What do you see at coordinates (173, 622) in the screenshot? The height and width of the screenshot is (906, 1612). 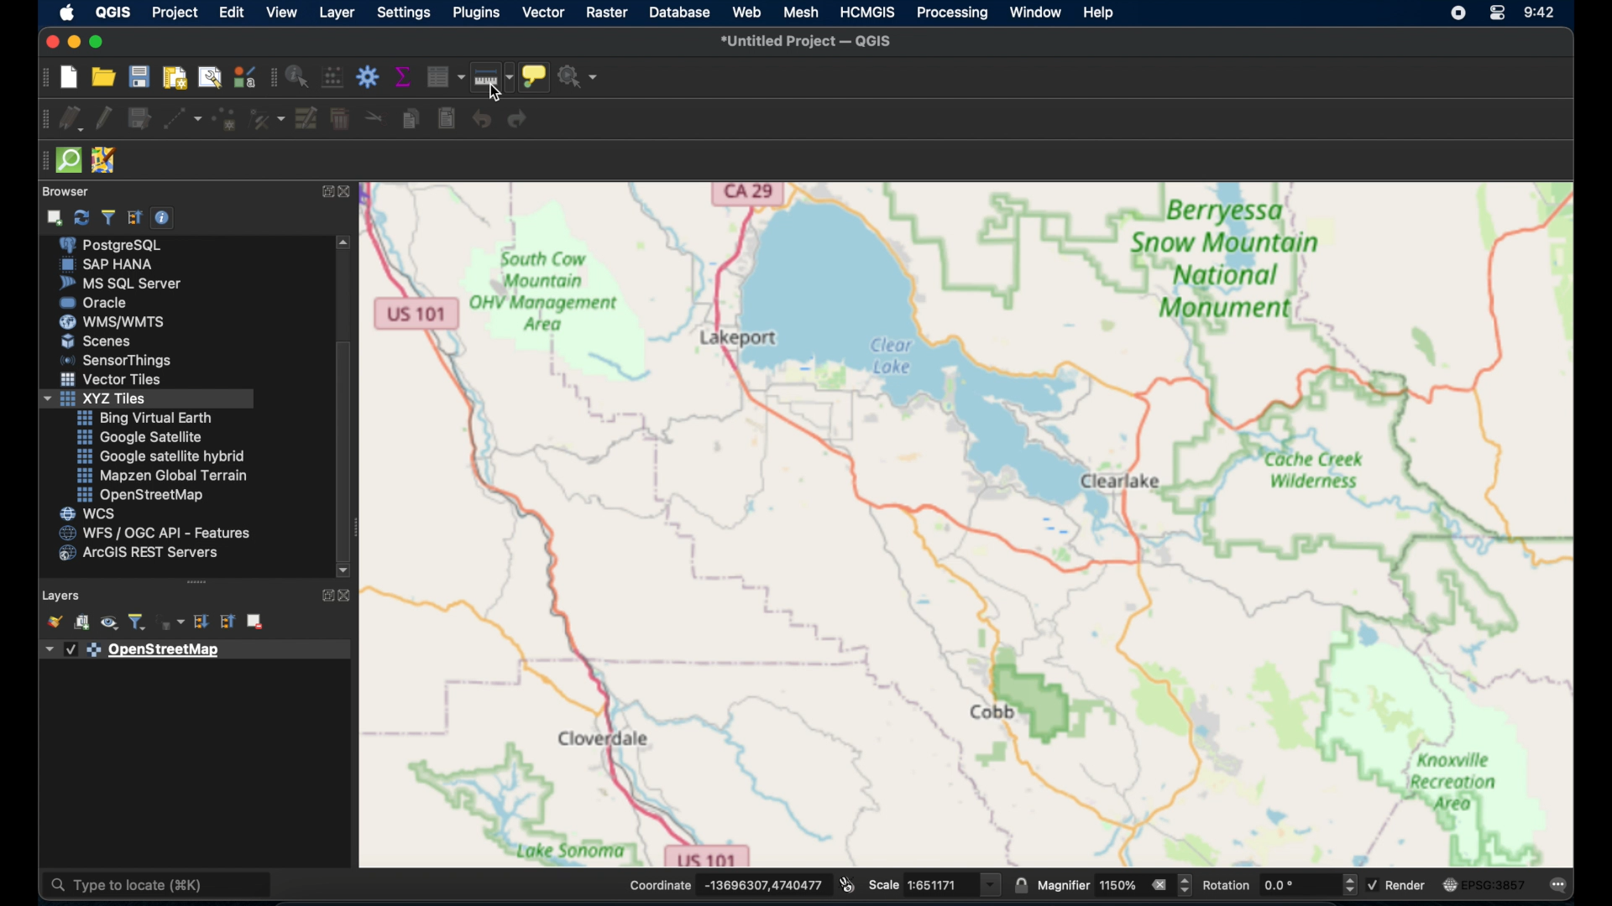 I see `filter legend by expression` at bounding box center [173, 622].